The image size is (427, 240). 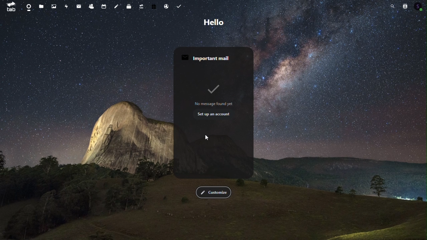 I want to click on Contacts, so click(x=91, y=6).